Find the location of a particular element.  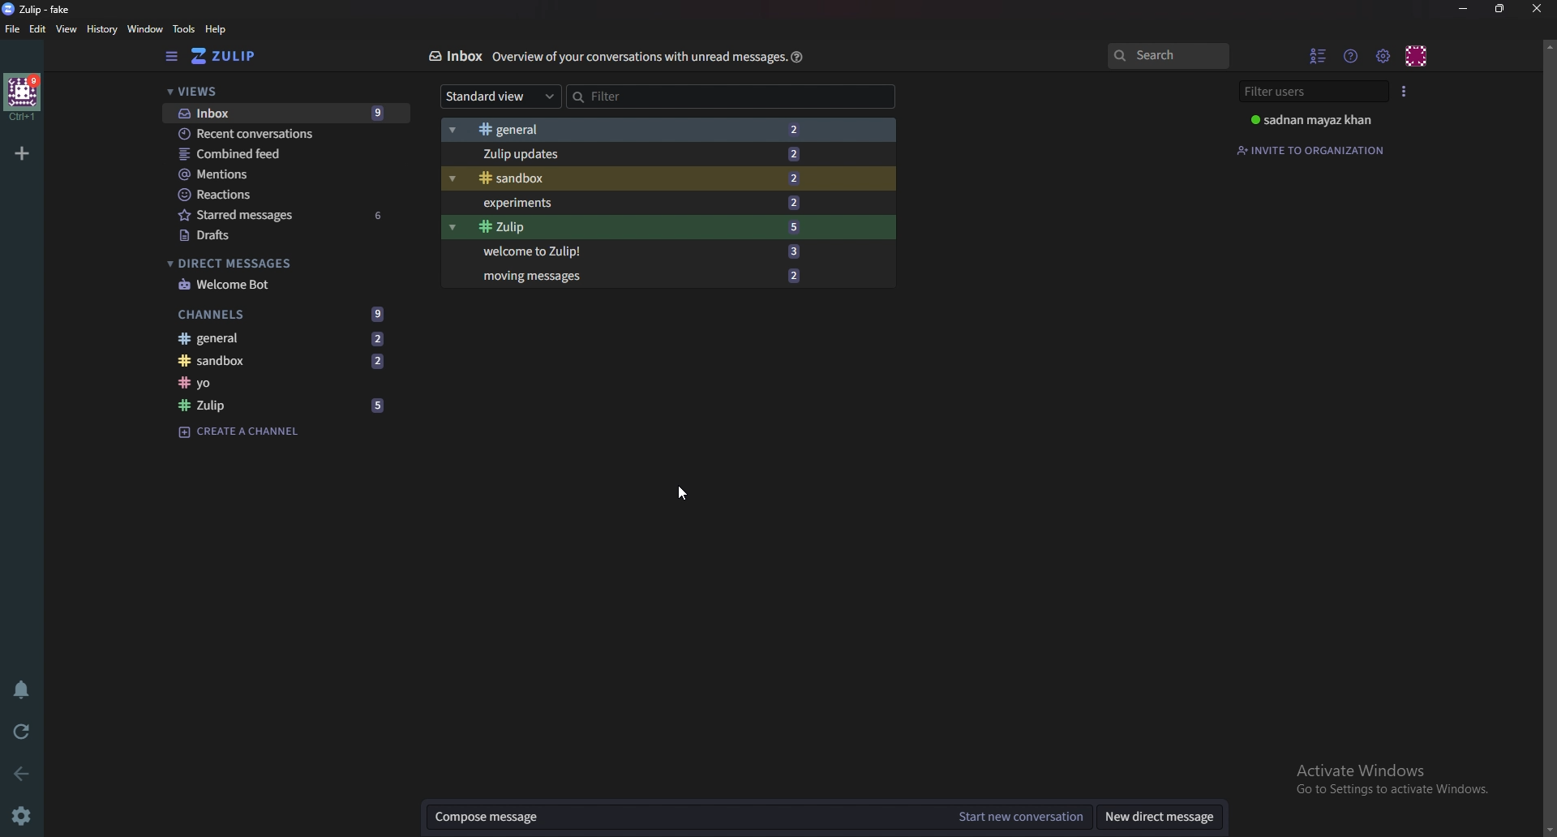

history is located at coordinates (101, 30).